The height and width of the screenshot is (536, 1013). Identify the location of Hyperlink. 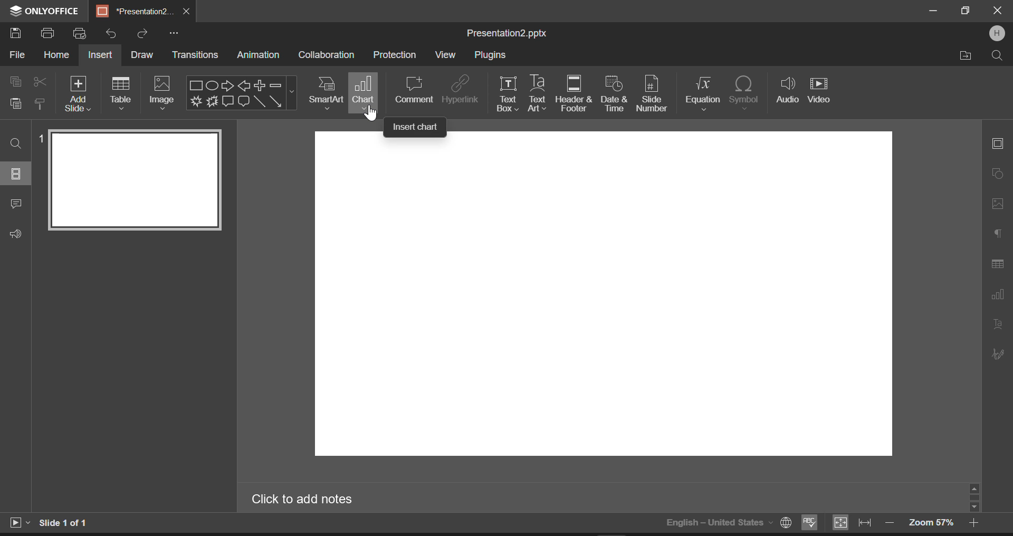
(460, 90).